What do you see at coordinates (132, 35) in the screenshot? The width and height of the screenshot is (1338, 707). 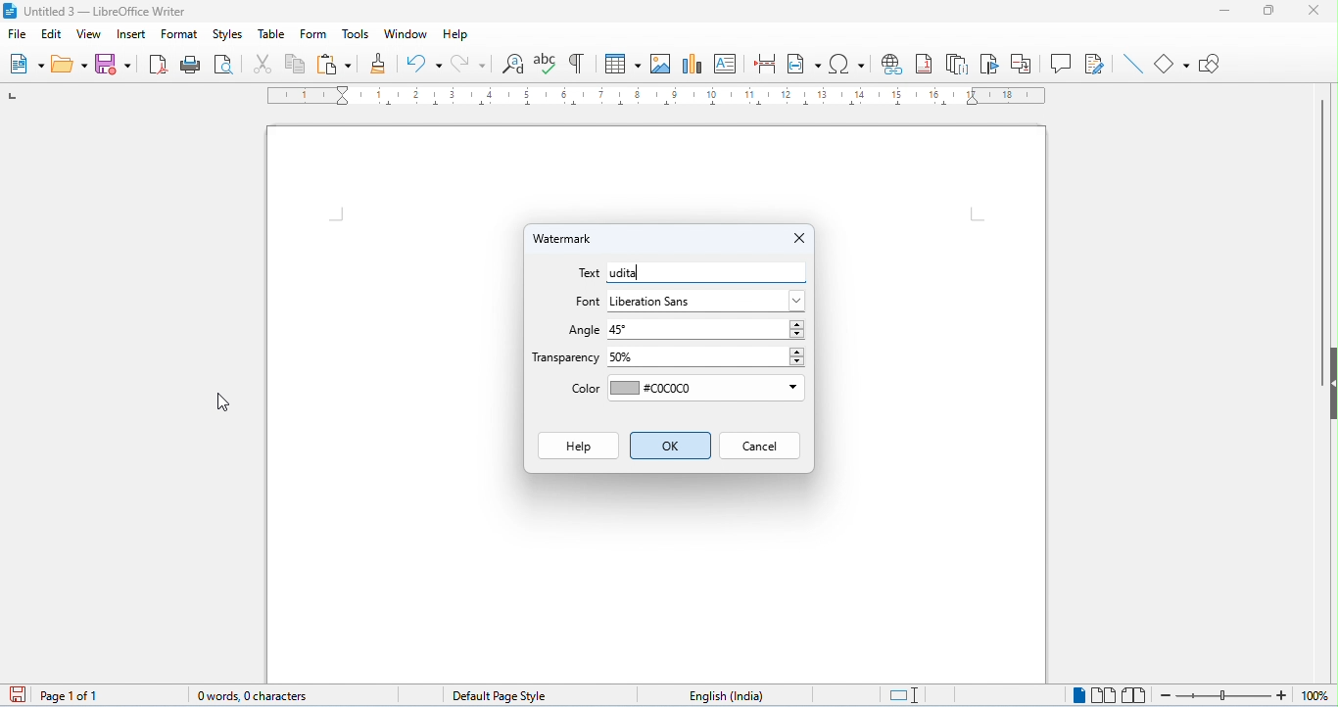 I see `insert` at bounding box center [132, 35].